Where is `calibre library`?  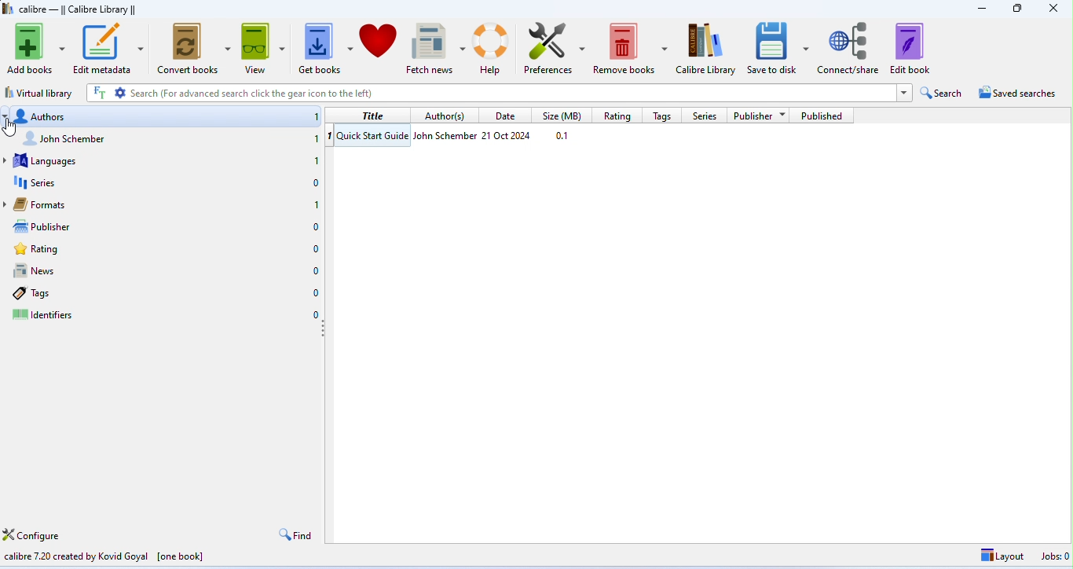
calibre library is located at coordinates (706, 48).